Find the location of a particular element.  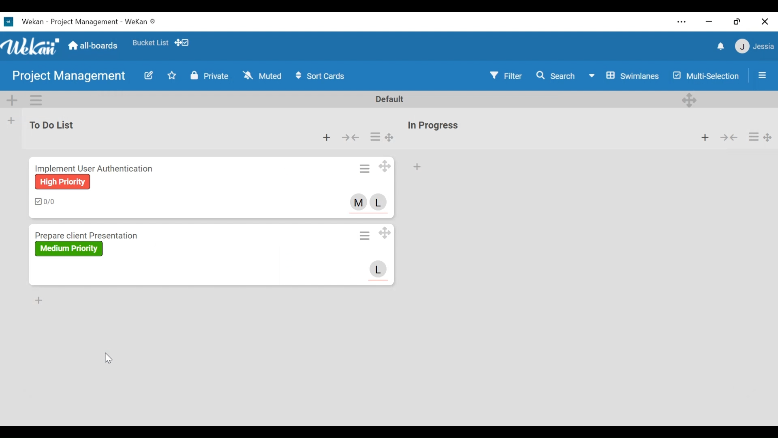

Desktop drag handle is located at coordinates (386, 167).